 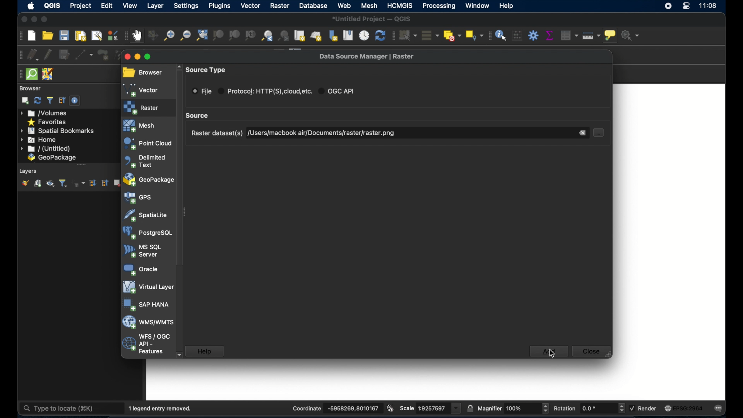 What do you see at coordinates (51, 158) in the screenshot?
I see `geo package` at bounding box center [51, 158].